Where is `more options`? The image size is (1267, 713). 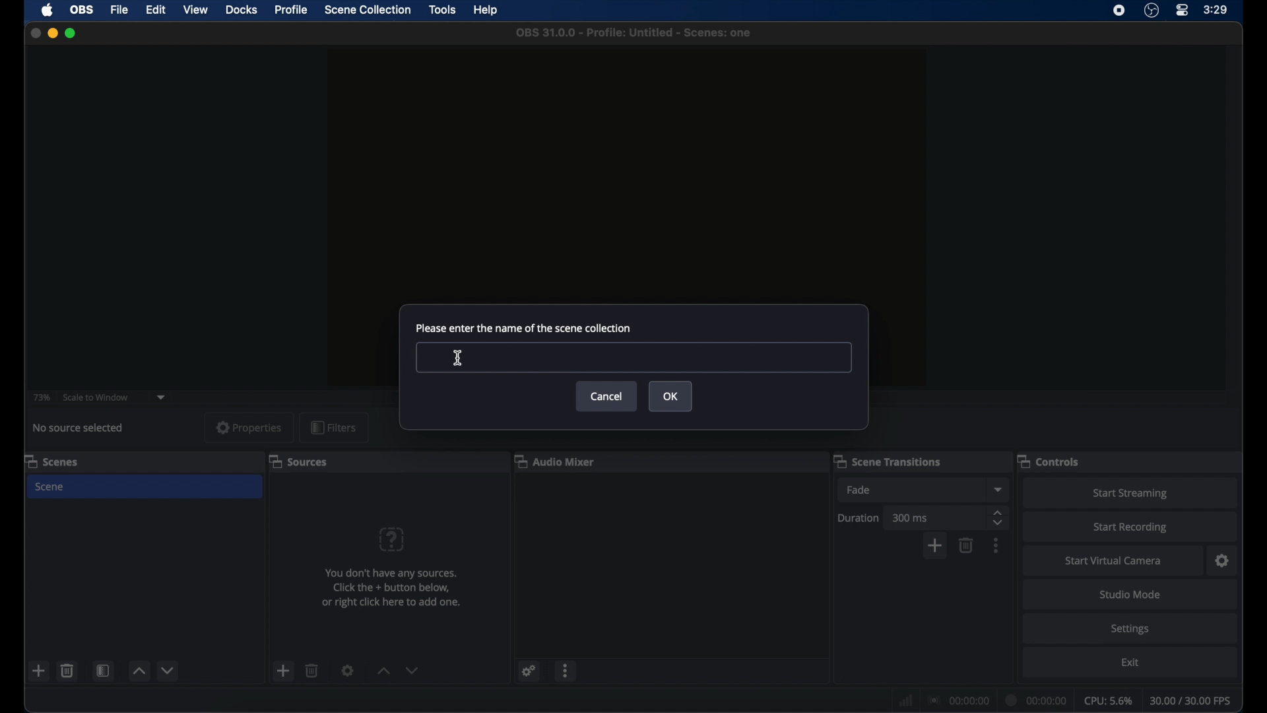 more options is located at coordinates (996, 545).